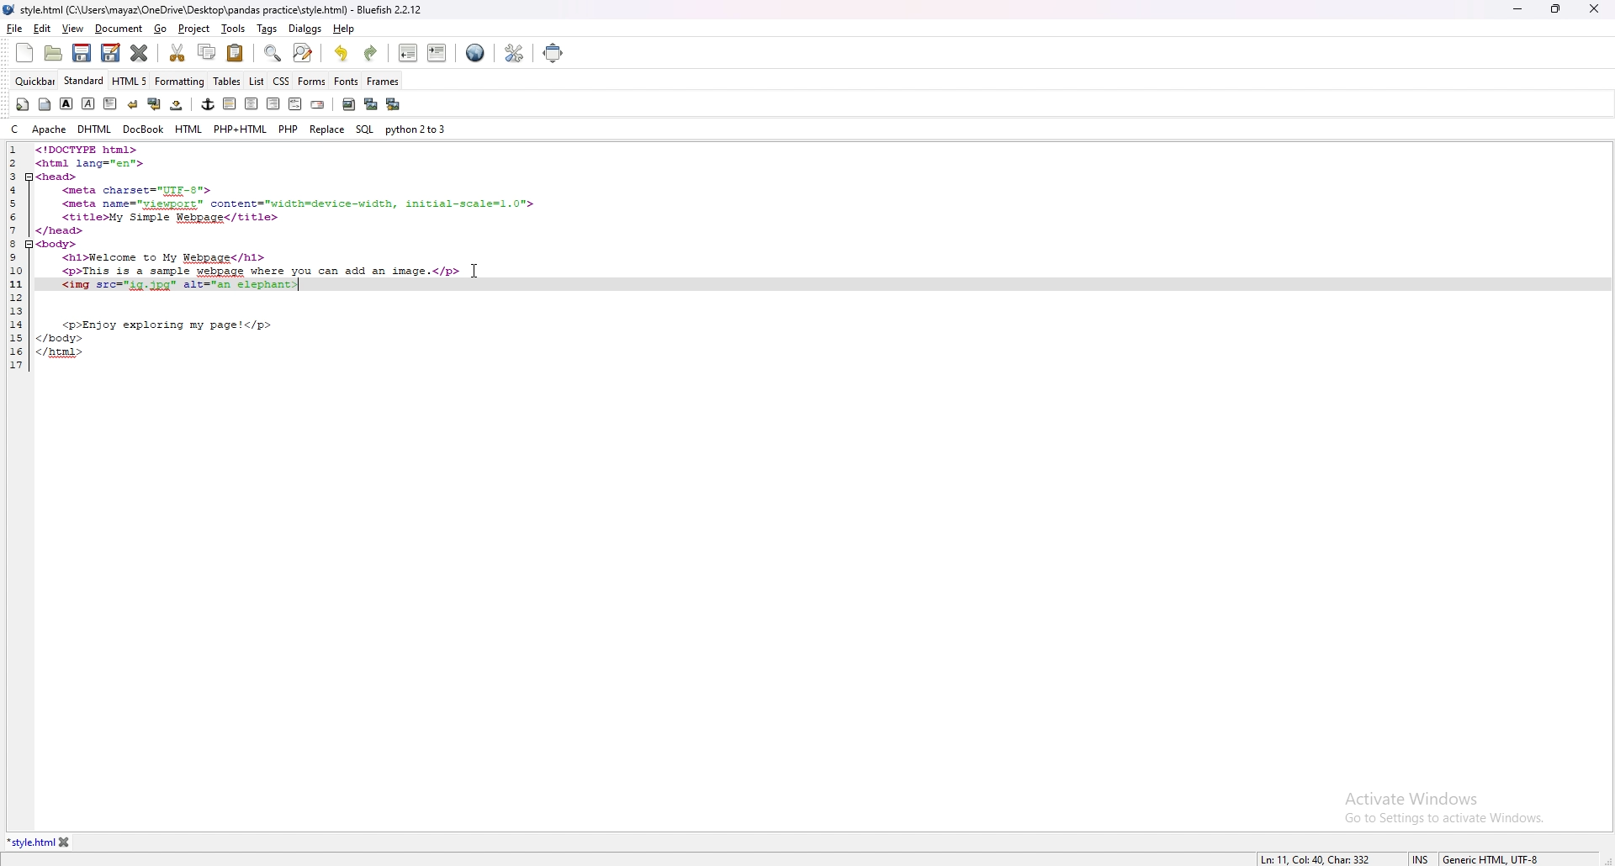  Describe the element at coordinates (110, 103) in the screenshot. I see `paragraph` at that location.